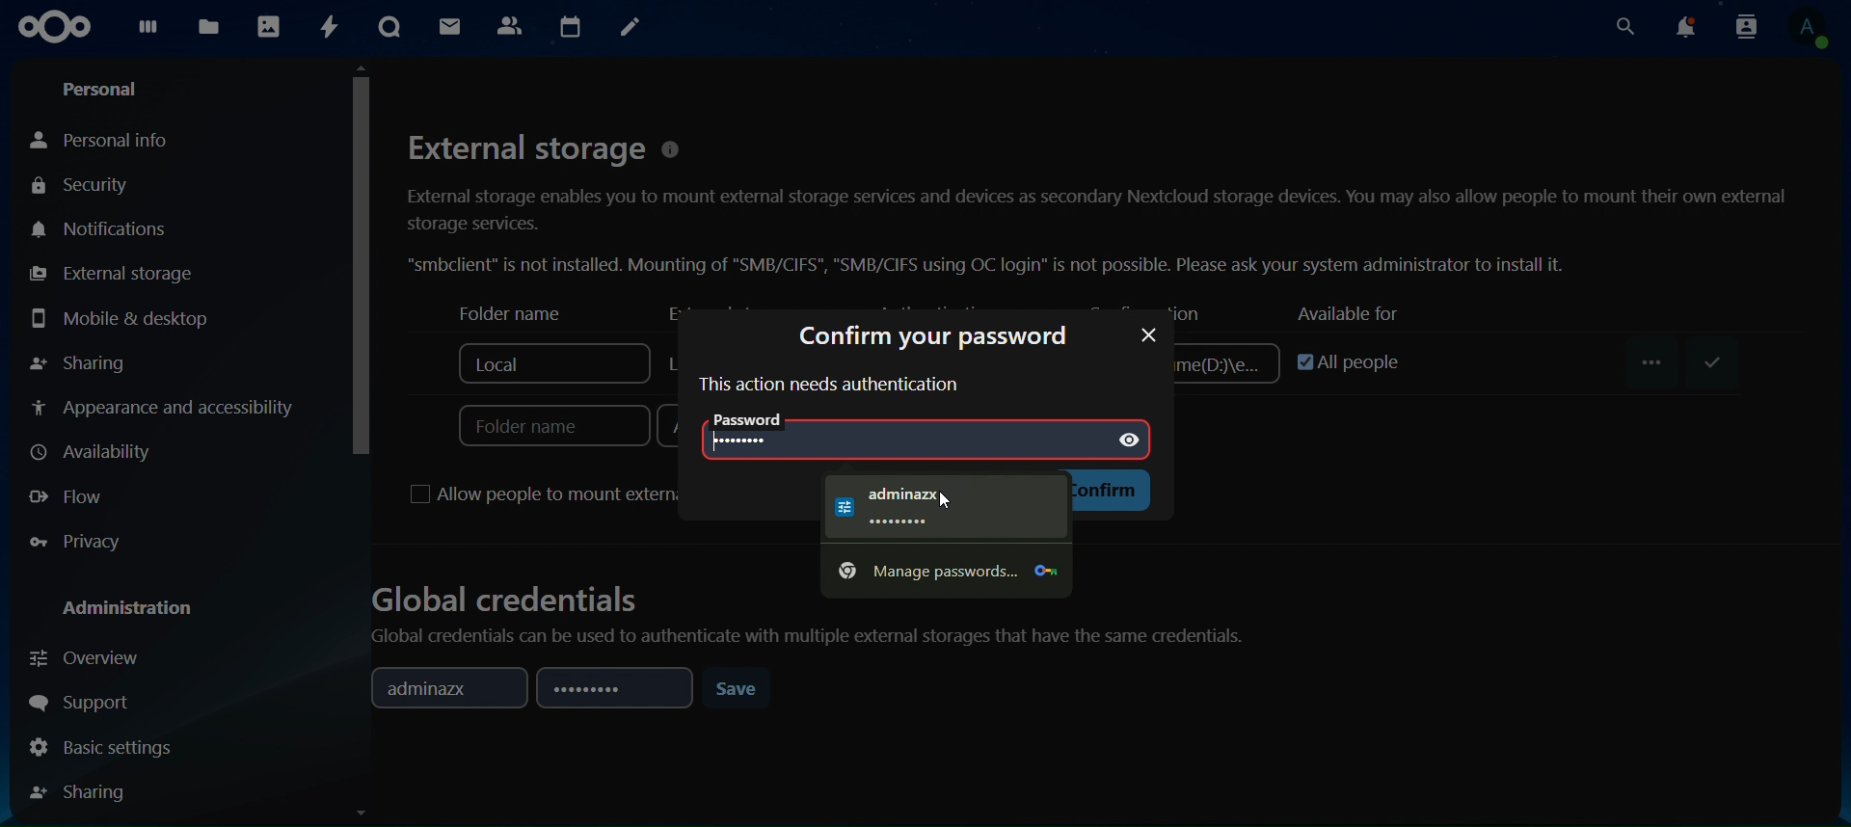 The image size is (1851, 827). I want to click on text, so click(933, 508).